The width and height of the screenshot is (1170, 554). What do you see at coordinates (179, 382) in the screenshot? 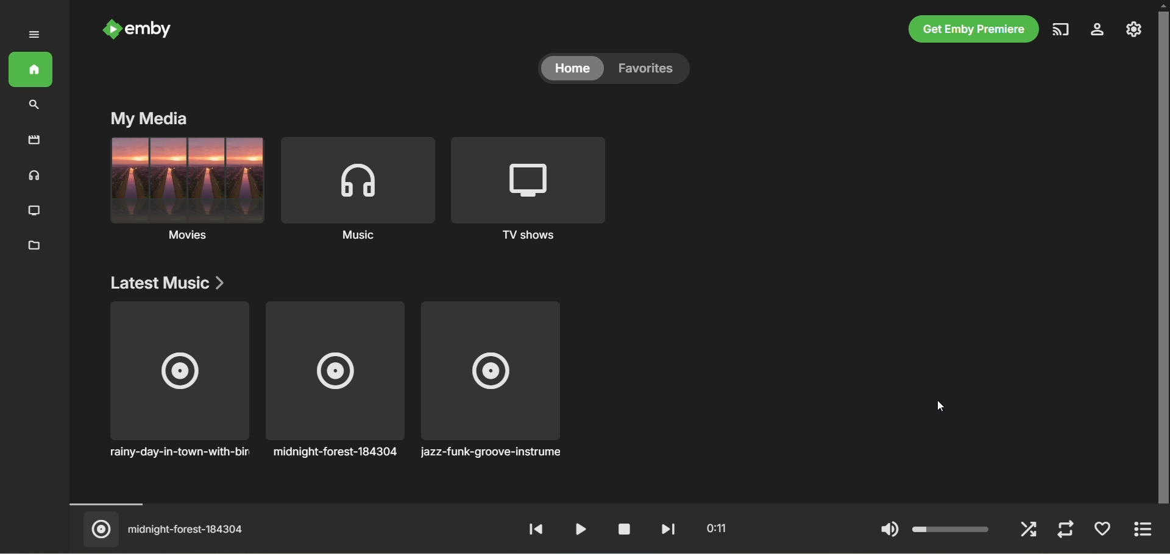
I see `rainy-day-in-town-with-birds singing` at bounding box center [179, 382].